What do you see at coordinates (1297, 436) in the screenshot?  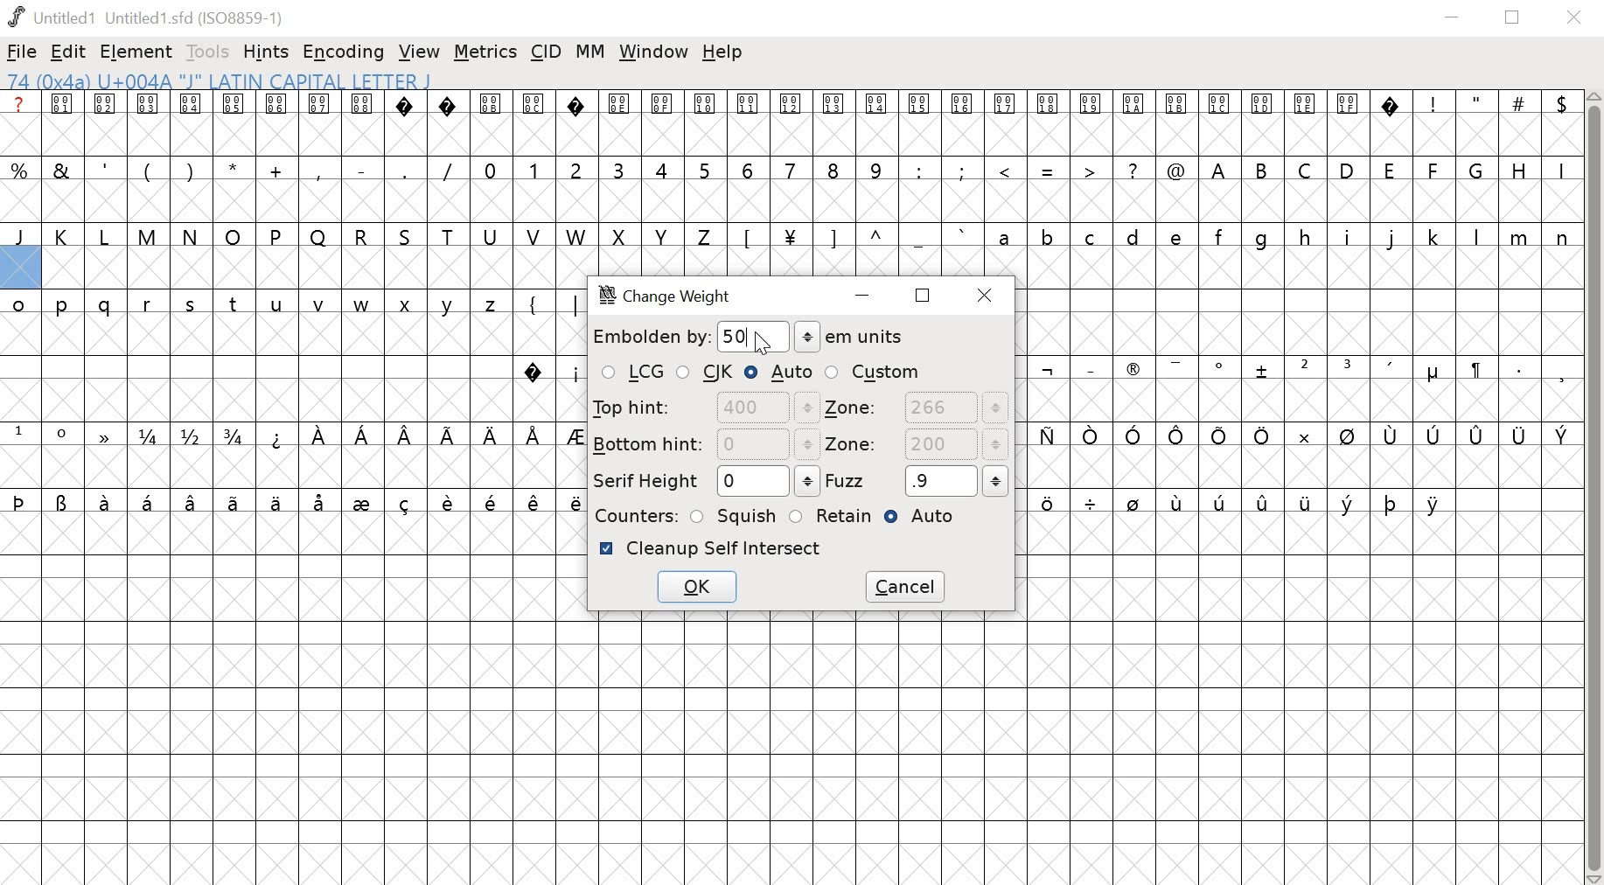 I see `symbols` at bounding box center [1297, 436].